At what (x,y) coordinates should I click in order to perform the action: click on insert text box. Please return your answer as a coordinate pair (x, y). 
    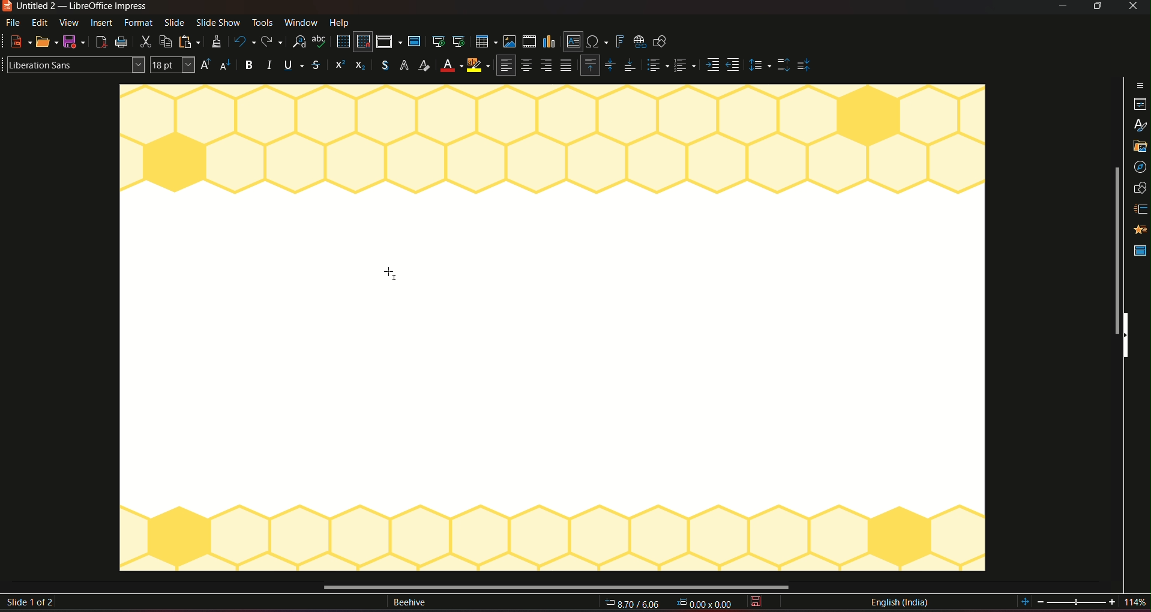
    Looking at the image, I should click on (572, 42).